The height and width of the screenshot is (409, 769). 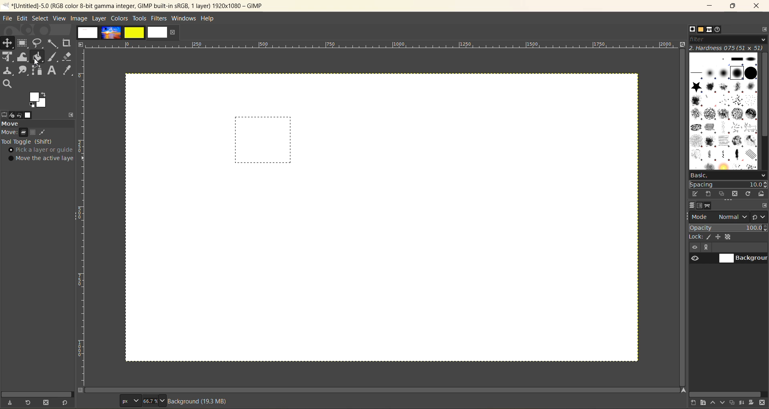 I want to click on create a new layer group, so click(x=705, y=403).